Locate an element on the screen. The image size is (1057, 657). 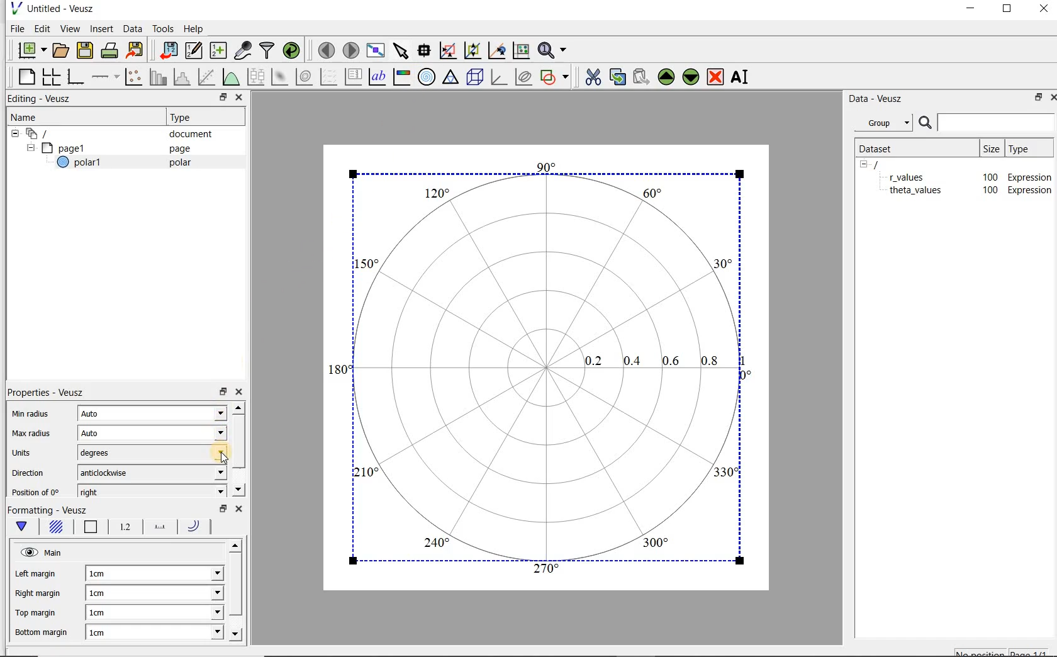
restore down is located at coordinates (220, 99).